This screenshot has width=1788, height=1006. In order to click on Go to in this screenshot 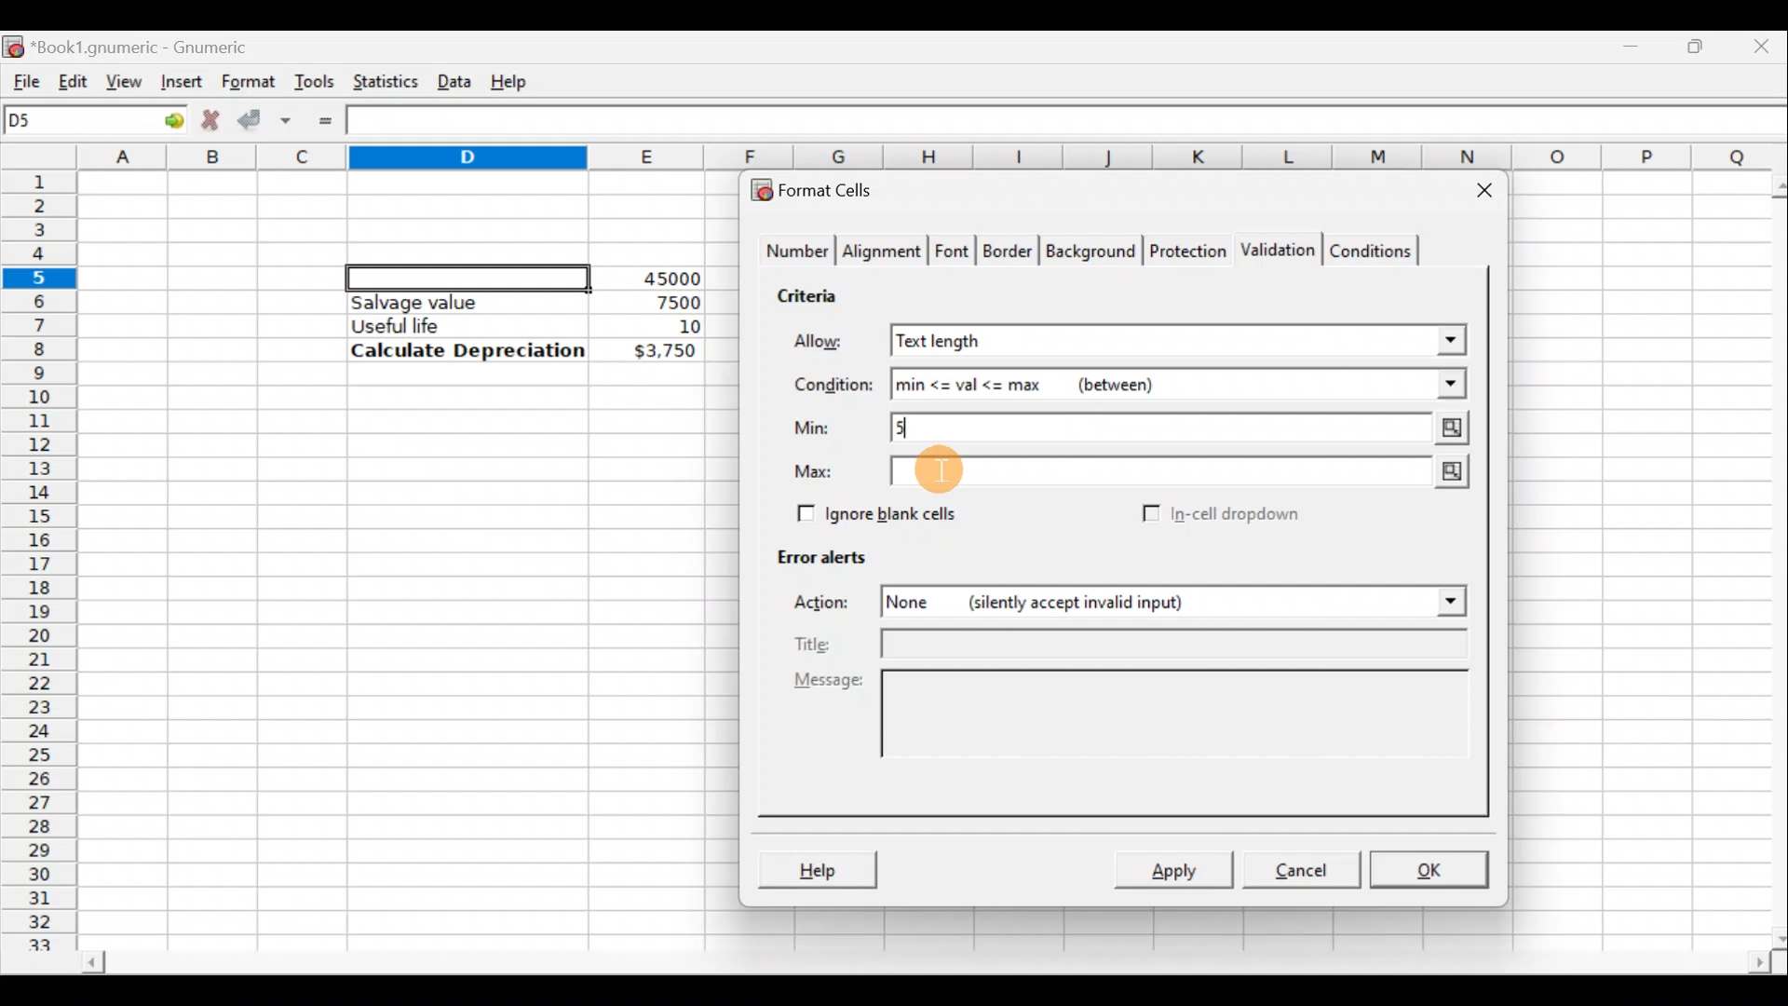, I will do `click(167, 121)`.